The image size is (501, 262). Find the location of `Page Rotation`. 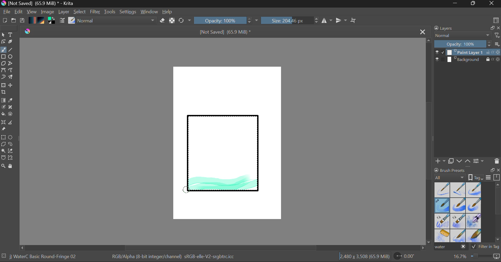

Page Rotation is located at coordinates (407, 257).